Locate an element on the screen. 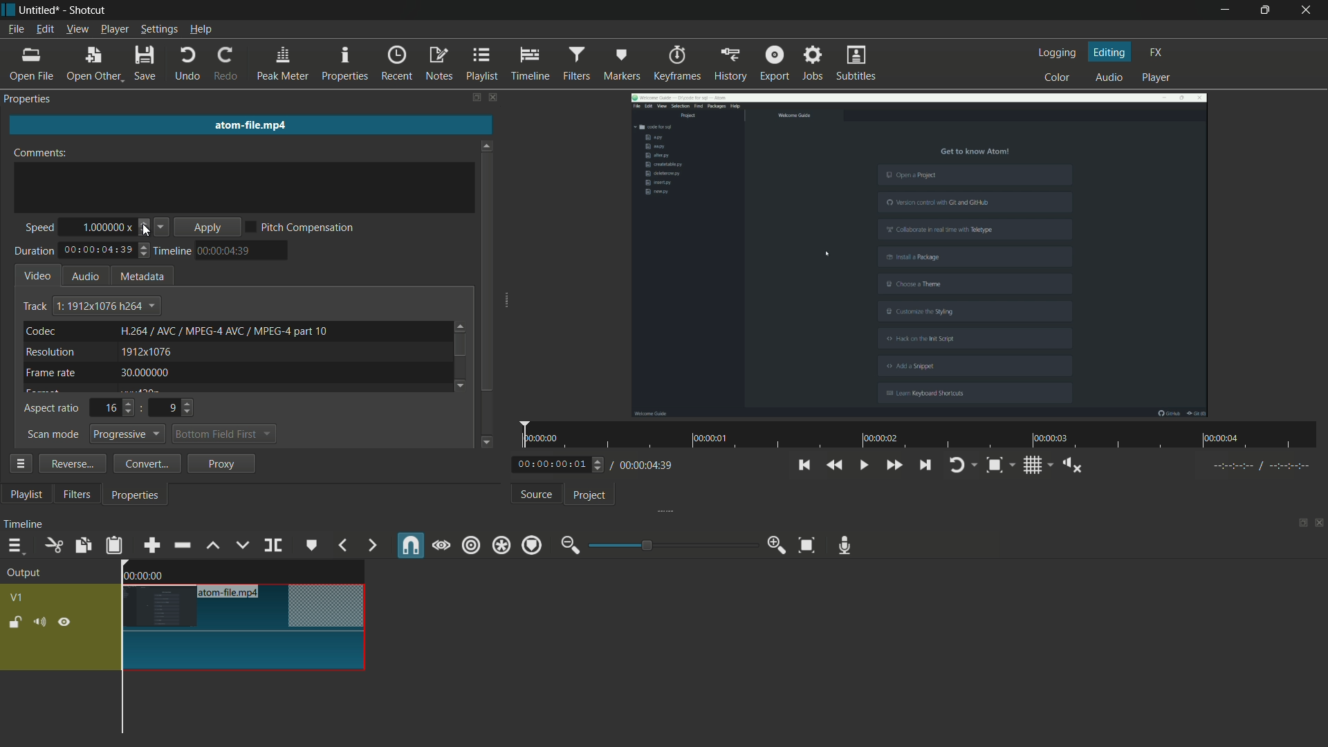 This screenshot has height=747, width=1328. player menu is located at coordinates (115, 30).